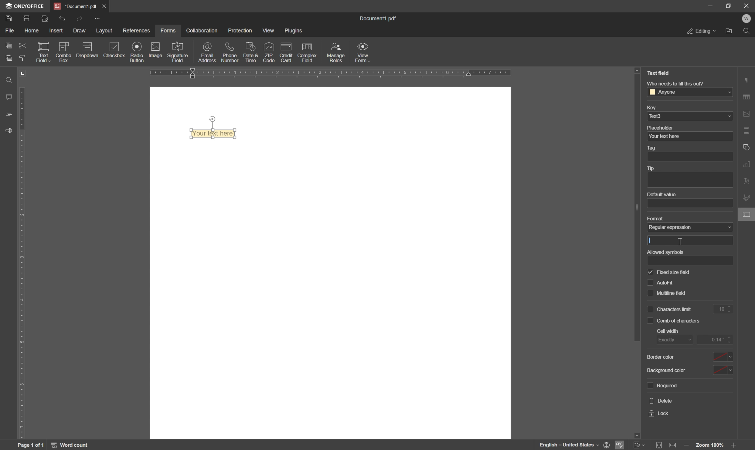 Image resolution: width=755 pixels, height=450 pixels. I want to click on credit card, so click(287, 52).